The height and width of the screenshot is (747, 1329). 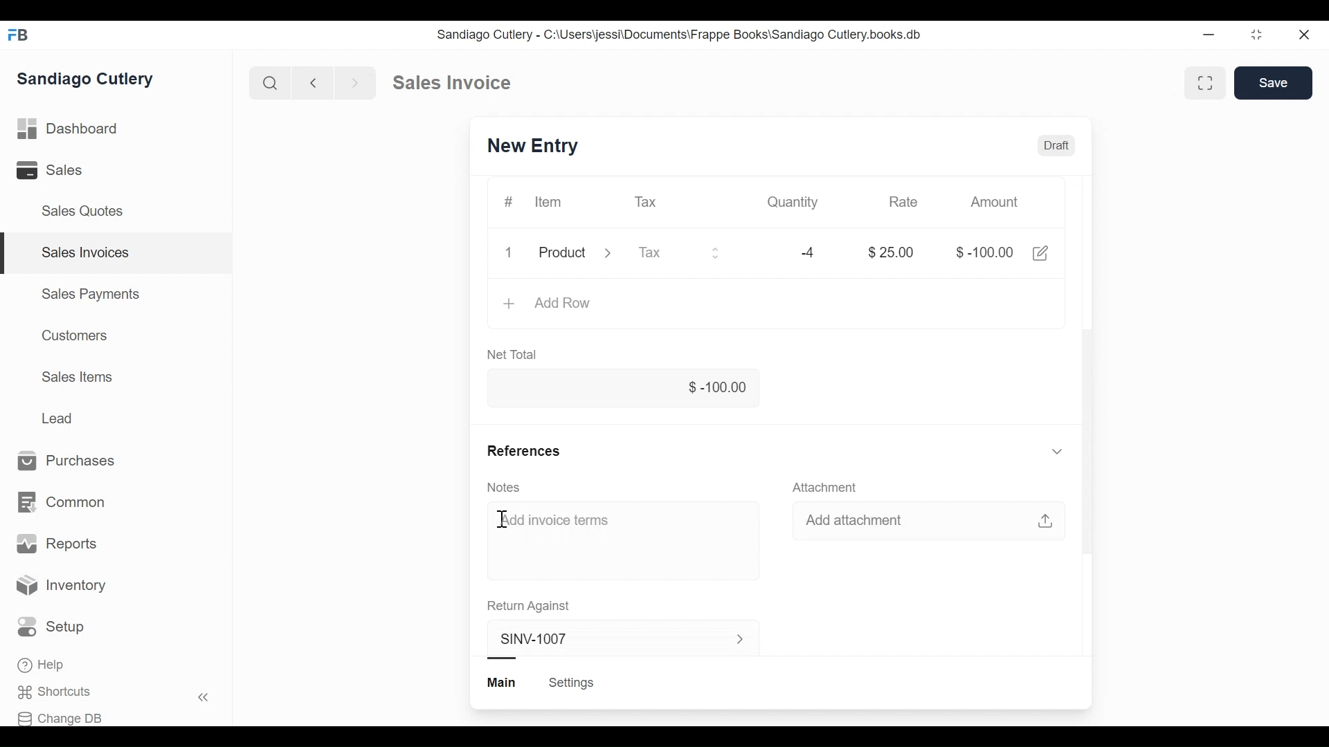 I want to click on Purchases, so click(x=66, y=460).